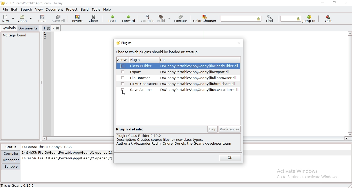  Describe the element at coordinates (54, 10) in the screenshot. I see `document` at that location.